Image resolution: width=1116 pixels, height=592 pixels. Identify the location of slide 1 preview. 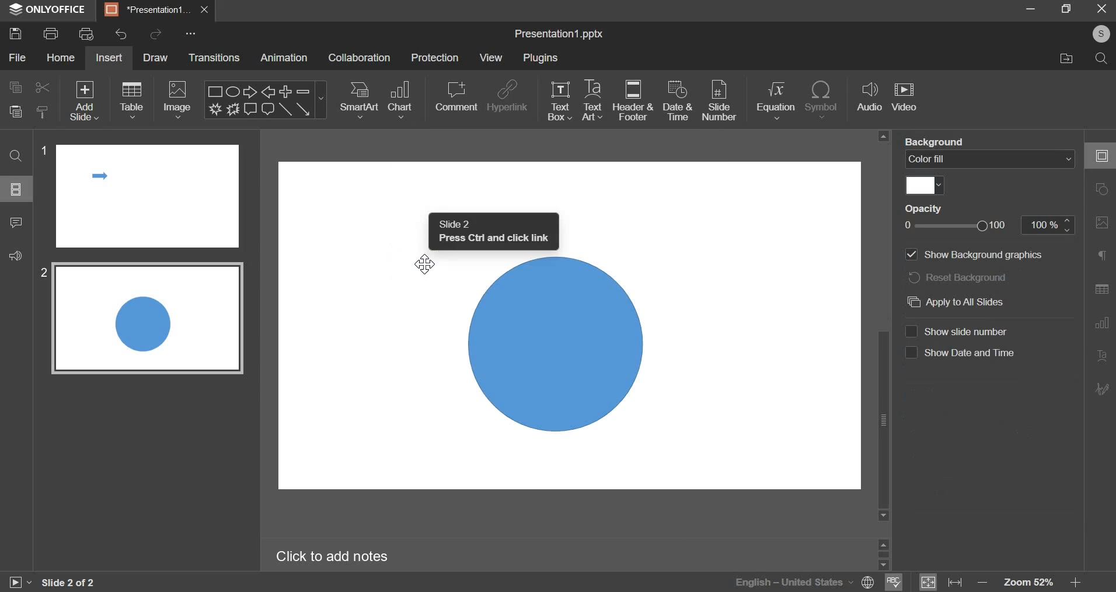
(149, 197).